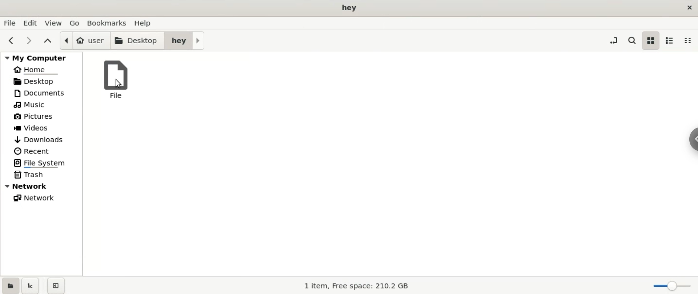 This screenshot has height=294, width=698. What do you see at coordinates (110, 23) in the screenshot?
I see `bookmarks` at bounding box center [110, 23].